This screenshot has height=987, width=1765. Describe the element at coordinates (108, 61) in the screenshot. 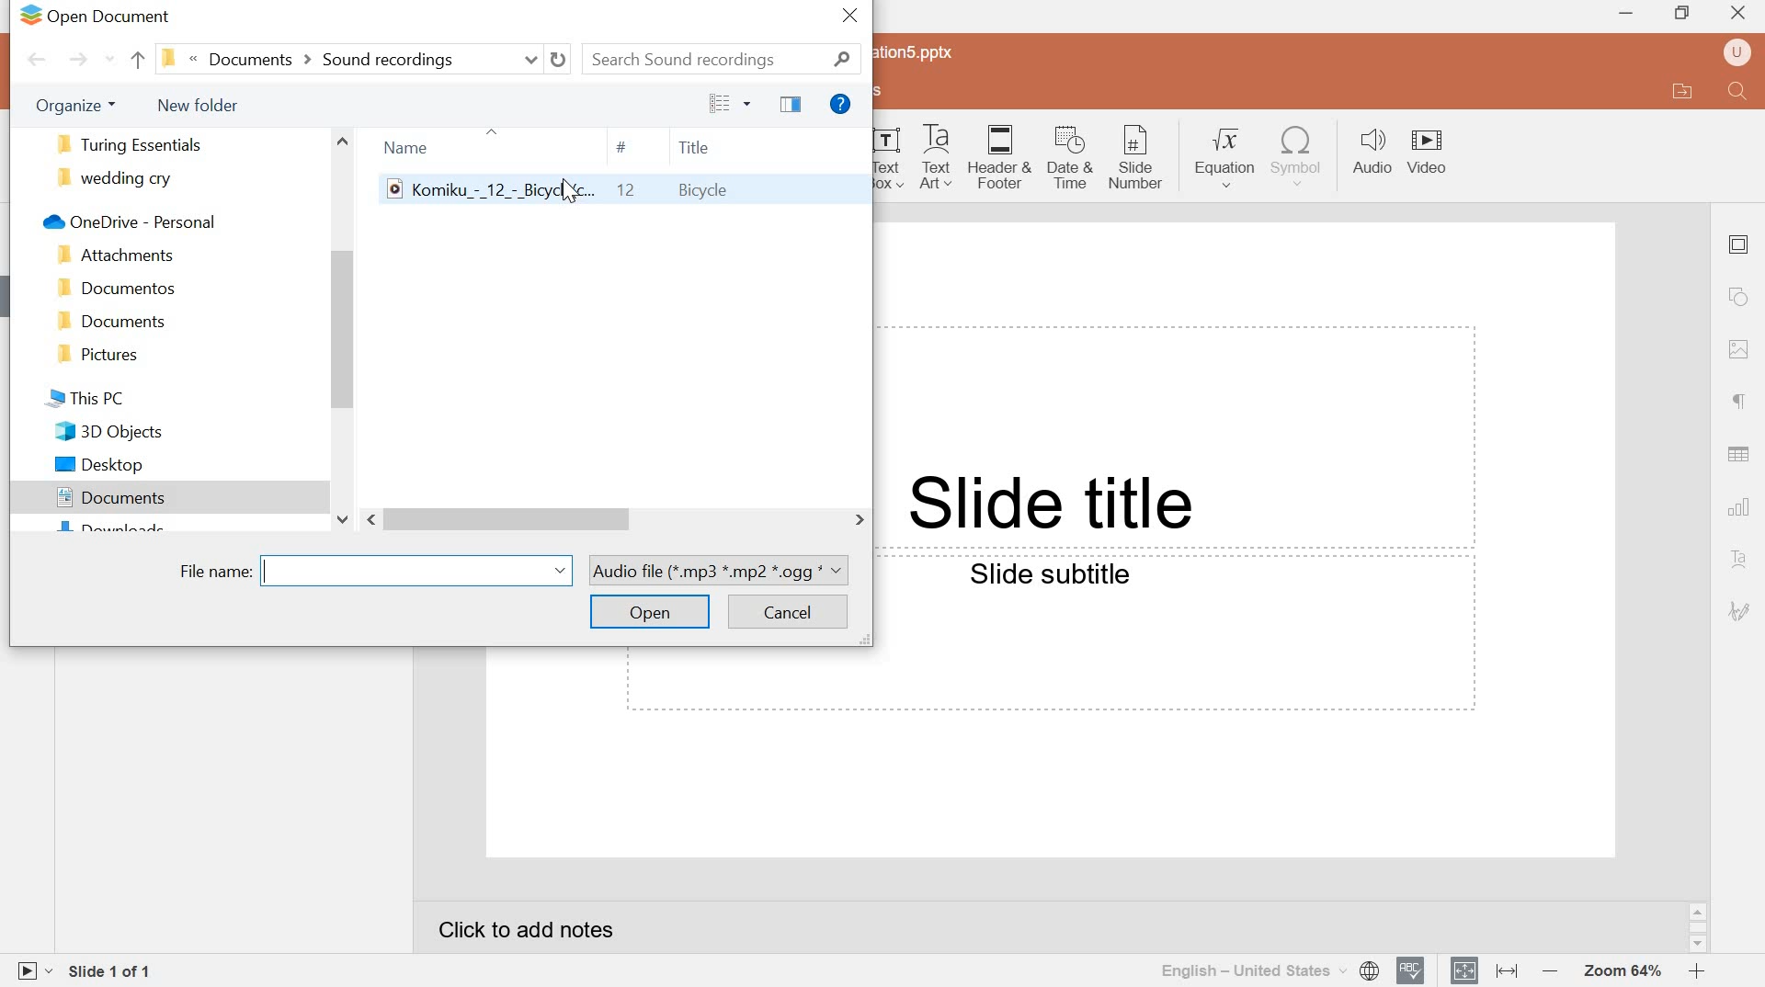

I see `recent locations` at that location.